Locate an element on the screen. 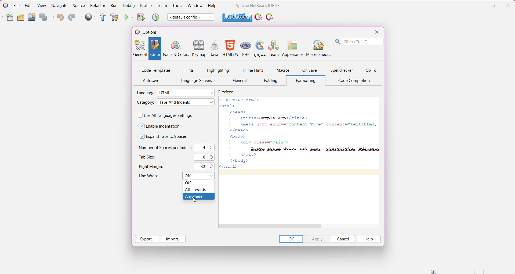 The width and height of the screenshot is (515, 274). Minimize is located at coordinates (478, 5).